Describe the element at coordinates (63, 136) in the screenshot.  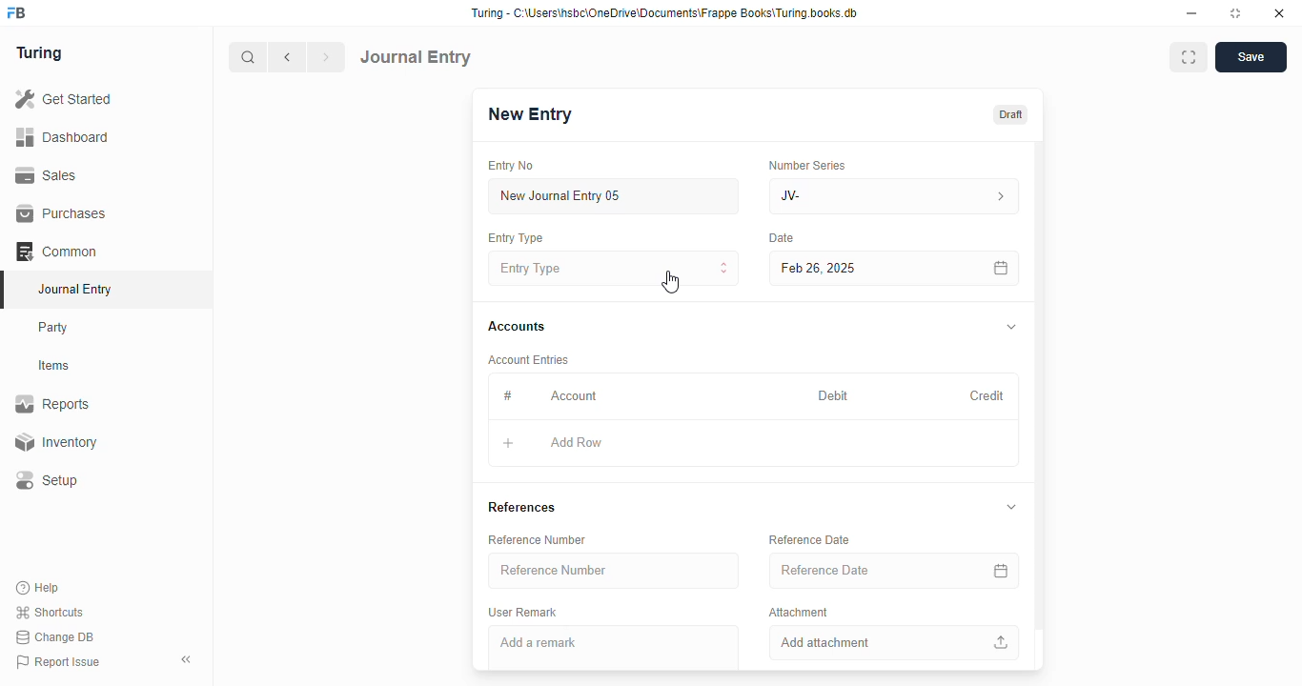
I see `dashboard` at that location.